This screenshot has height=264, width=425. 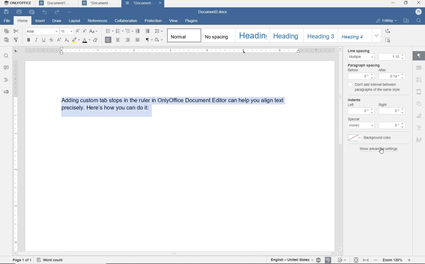 What do you see at coordinates (252, 36) in the screenshot?
I see `heading 1` at bounding box center [252, 36].